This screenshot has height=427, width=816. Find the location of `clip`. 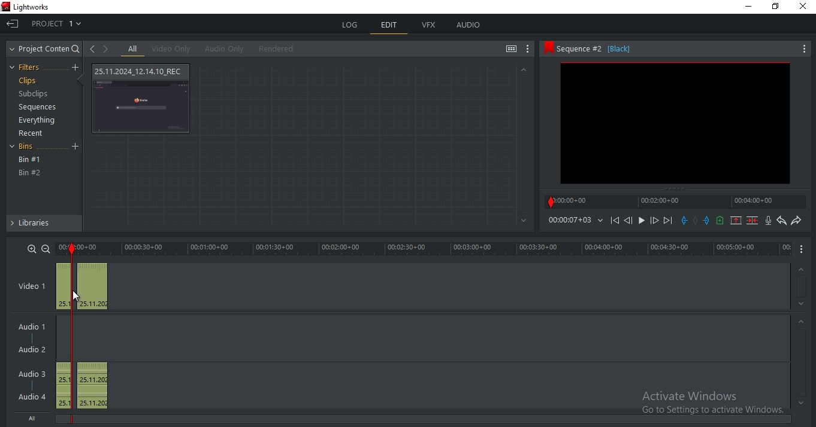

clip is located at coordinates (675, 123).